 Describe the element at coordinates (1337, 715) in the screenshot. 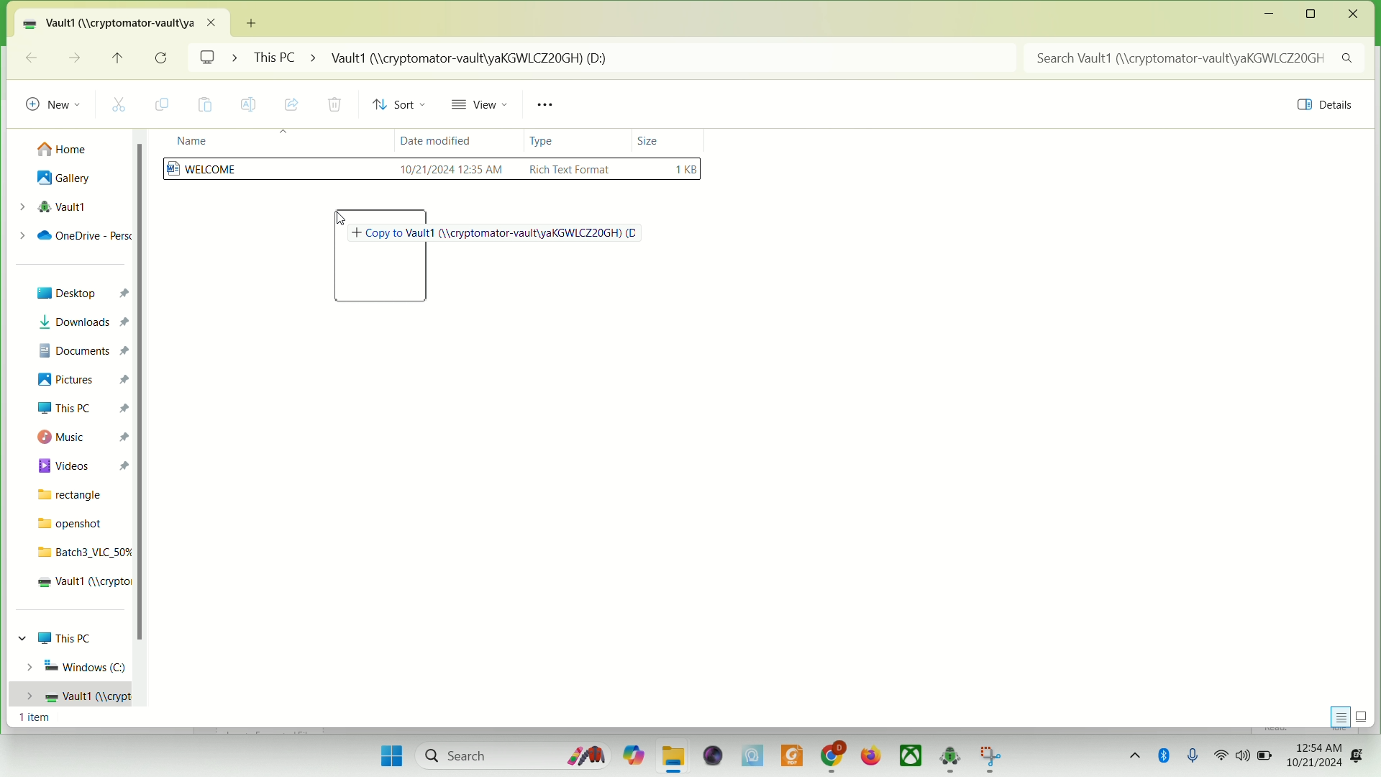

I see `display information` at that location.